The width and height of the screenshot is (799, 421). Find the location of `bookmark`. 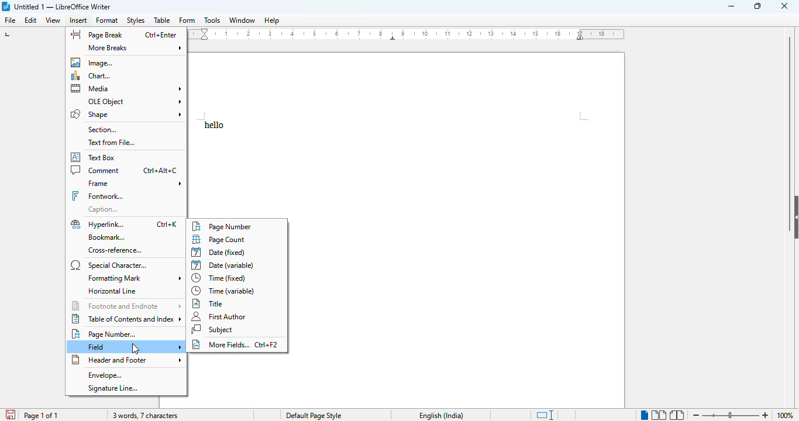

bookmark is located at coordinates (105, 237).